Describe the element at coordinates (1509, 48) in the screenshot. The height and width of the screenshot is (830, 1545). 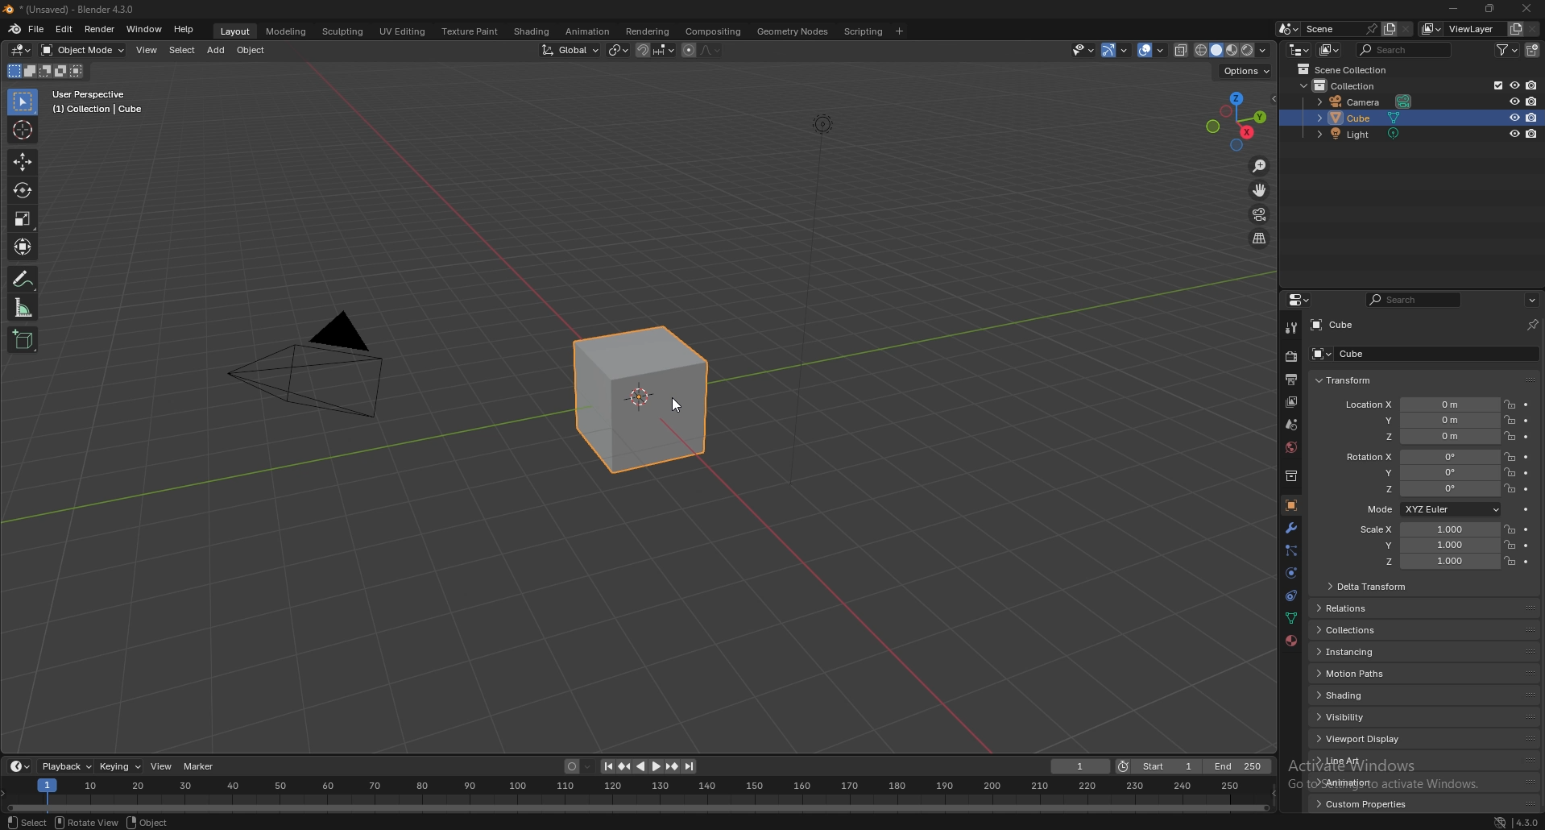
I see `filter` at that location.